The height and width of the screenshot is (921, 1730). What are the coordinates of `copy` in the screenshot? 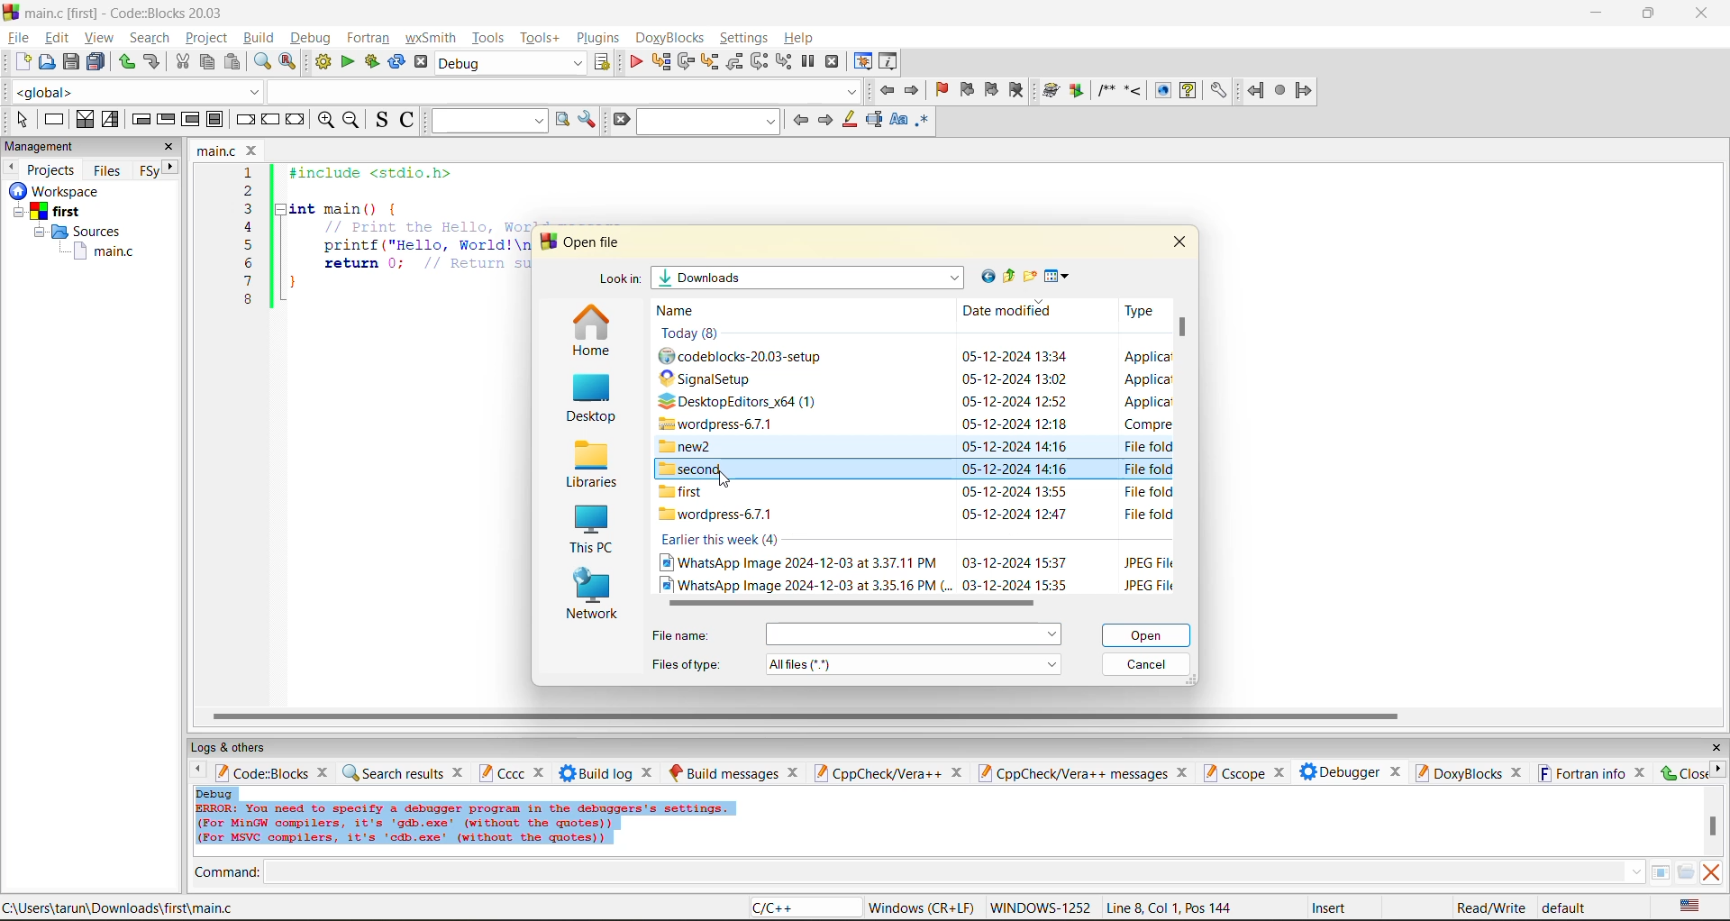 It's located at (208, 62).